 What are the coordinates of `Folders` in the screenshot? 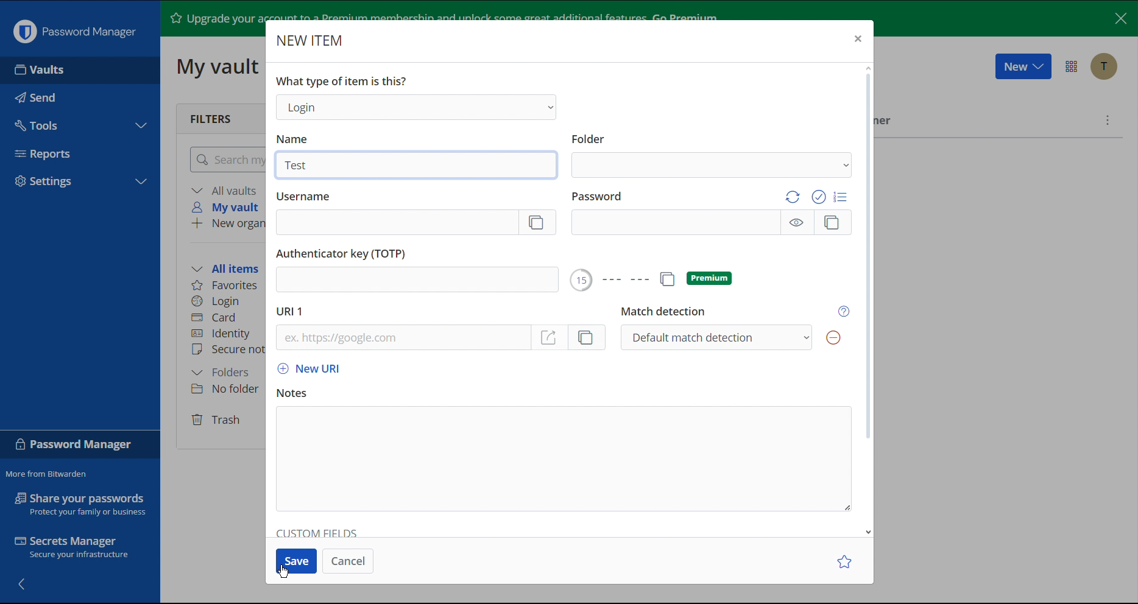 It's located at (222, 373).